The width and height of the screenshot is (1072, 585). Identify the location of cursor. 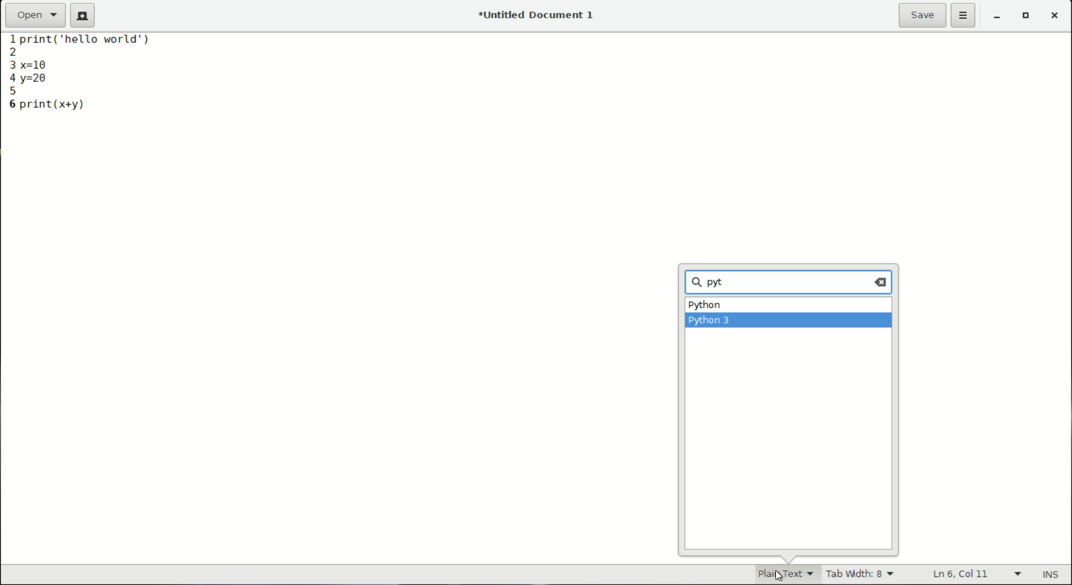
(725, 282).